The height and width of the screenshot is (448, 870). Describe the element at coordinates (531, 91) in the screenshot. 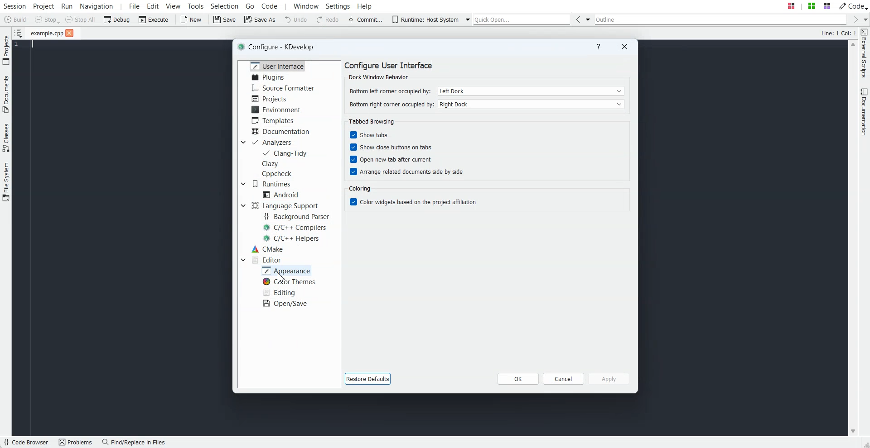

I see `Left Dock` at that location.